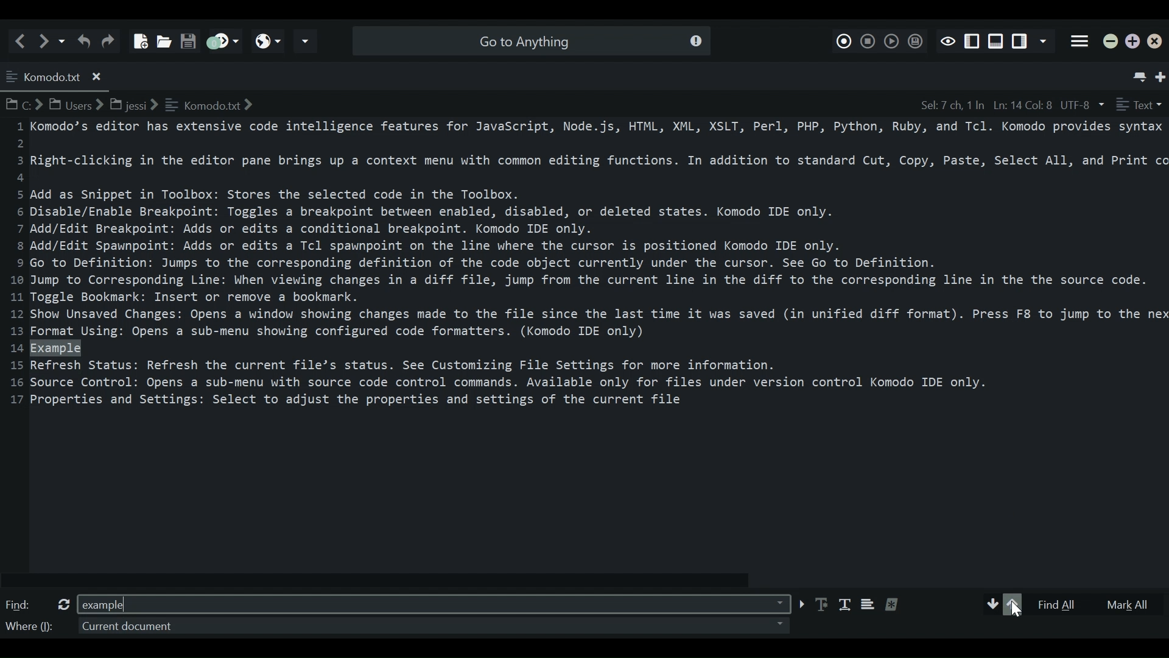  What do you see at coordinates (992, 604) in the screenshot?
I see `Arrow down` at bounding box center [992, 604].